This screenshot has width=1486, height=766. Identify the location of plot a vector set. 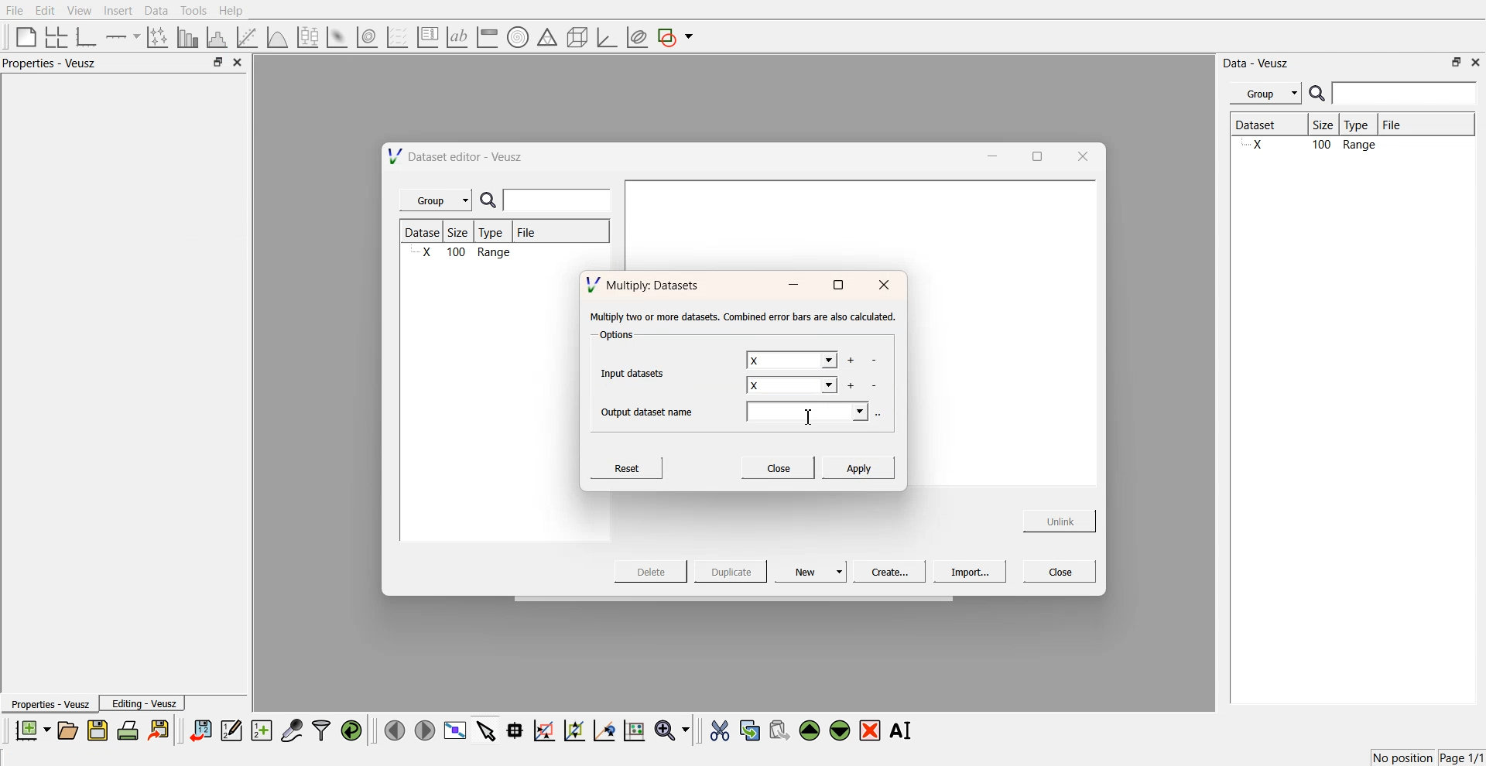
(399, 37).